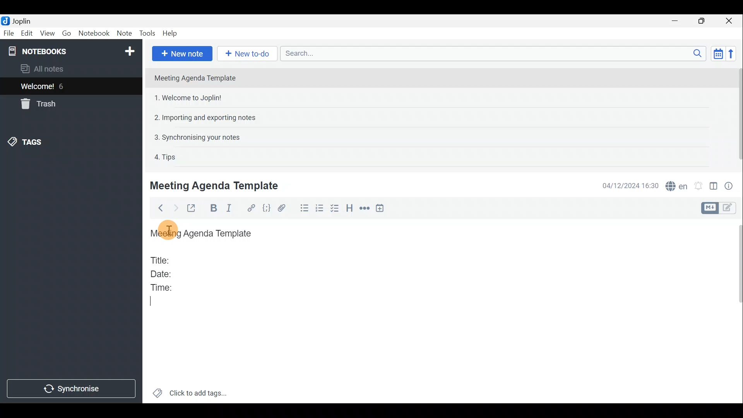  Describe the element at coordinates (166, 157) in the screenshot. I see `4. Tips` at that location.